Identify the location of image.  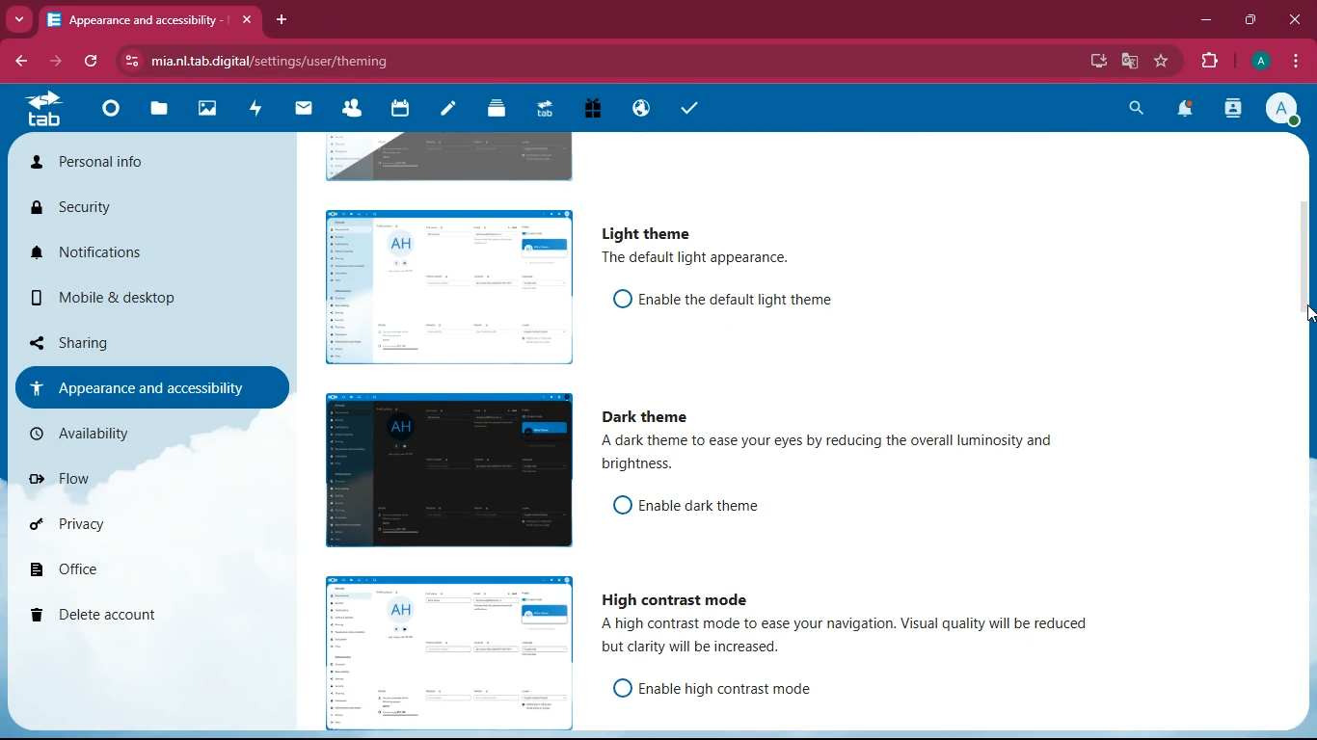
(443, 284).